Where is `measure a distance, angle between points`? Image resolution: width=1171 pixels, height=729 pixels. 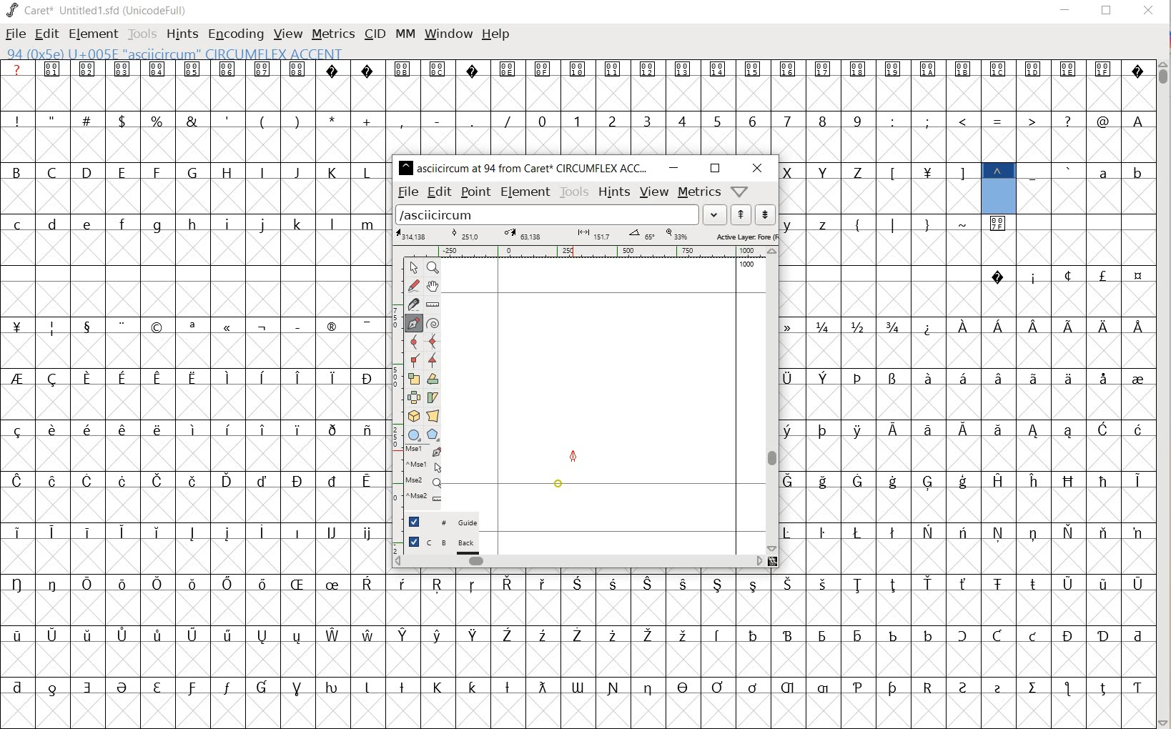 measure a distance, angle between points is located at coordinates (435, 304).